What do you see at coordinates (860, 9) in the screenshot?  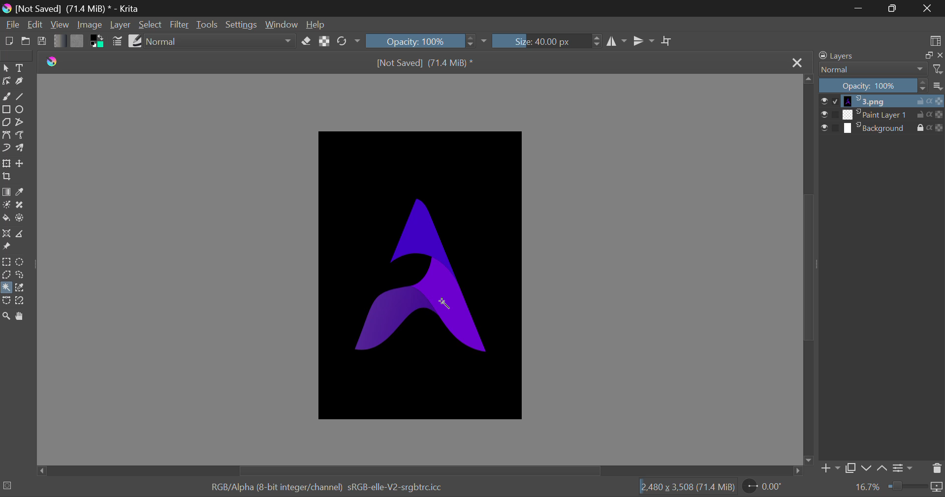 I see `Restore Down` at bounding box center [860, 9].